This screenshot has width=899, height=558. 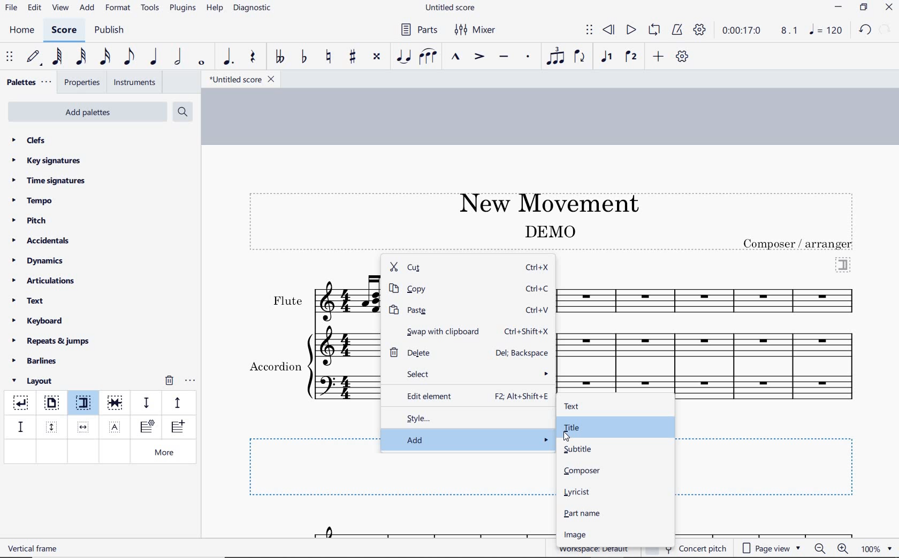 What do you see at coordinates (683, 57) in the screenshot?
I see `customize toolbar` at bounding box center [683, 57].